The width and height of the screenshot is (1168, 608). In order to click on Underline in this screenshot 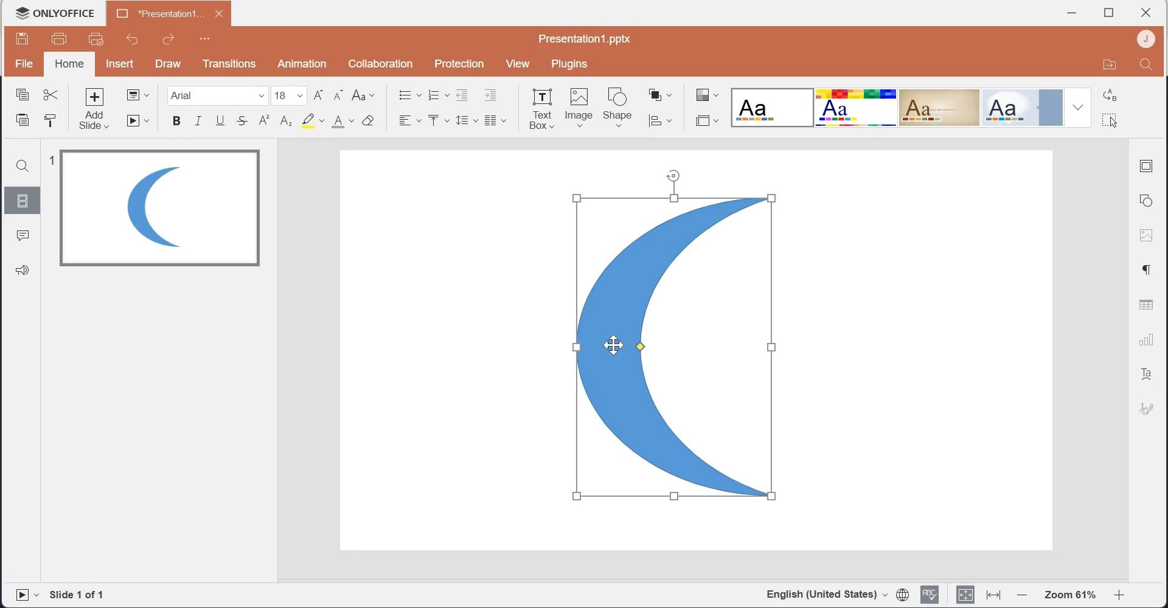, I will do `click(223, 120)`.